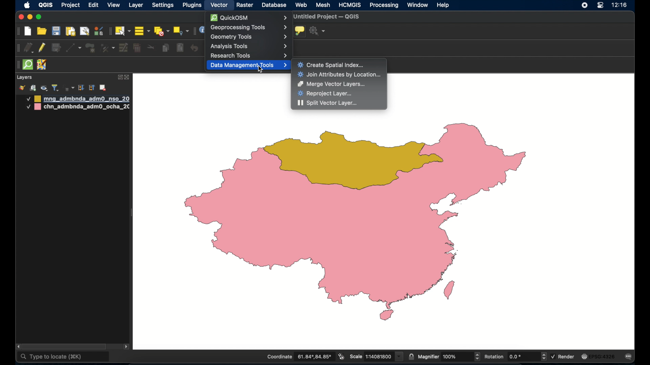  Describe the element at coordinates (249, 46) in the screenshot. I see `analysis tools` at that location.